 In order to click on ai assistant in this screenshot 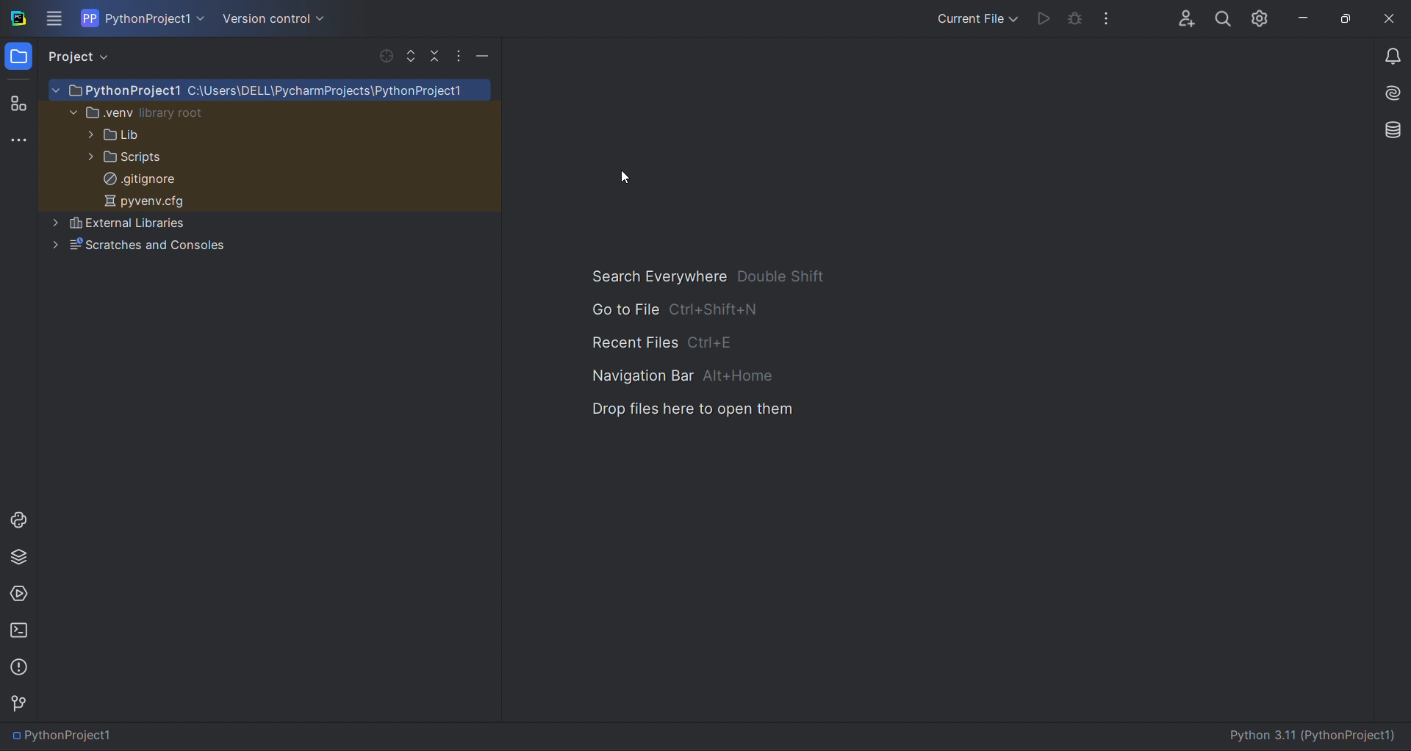, I will do `click(1390, 89)`.